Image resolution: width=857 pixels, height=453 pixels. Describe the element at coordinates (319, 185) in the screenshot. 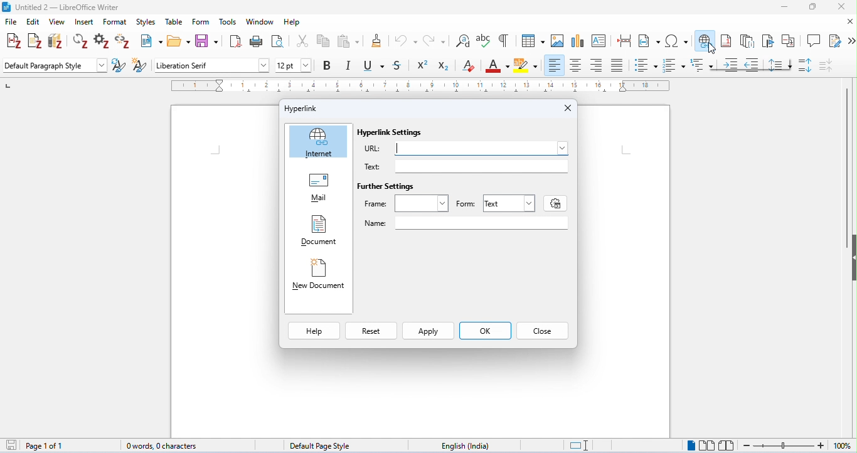

I see `Mail` at that location.